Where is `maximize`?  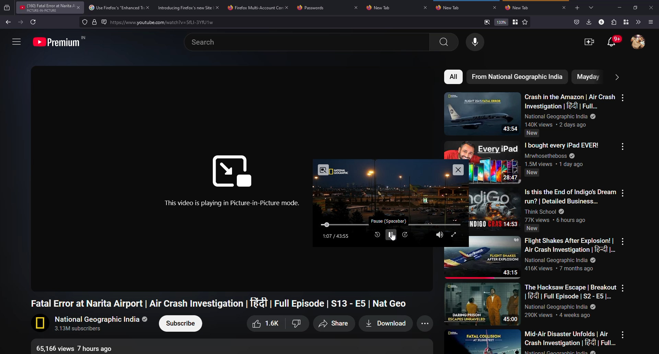 maximize is located at coordinates (636, 8).